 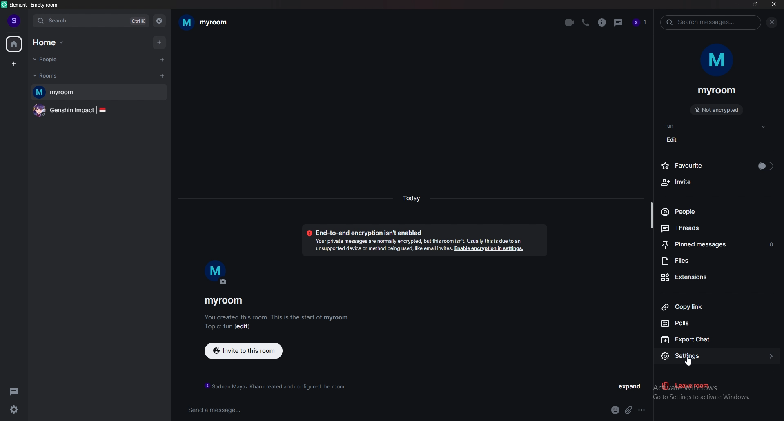 What do you see at coordinates (162, 76) in the screenshot?
I see `add room` at bounding box center [162, 76].